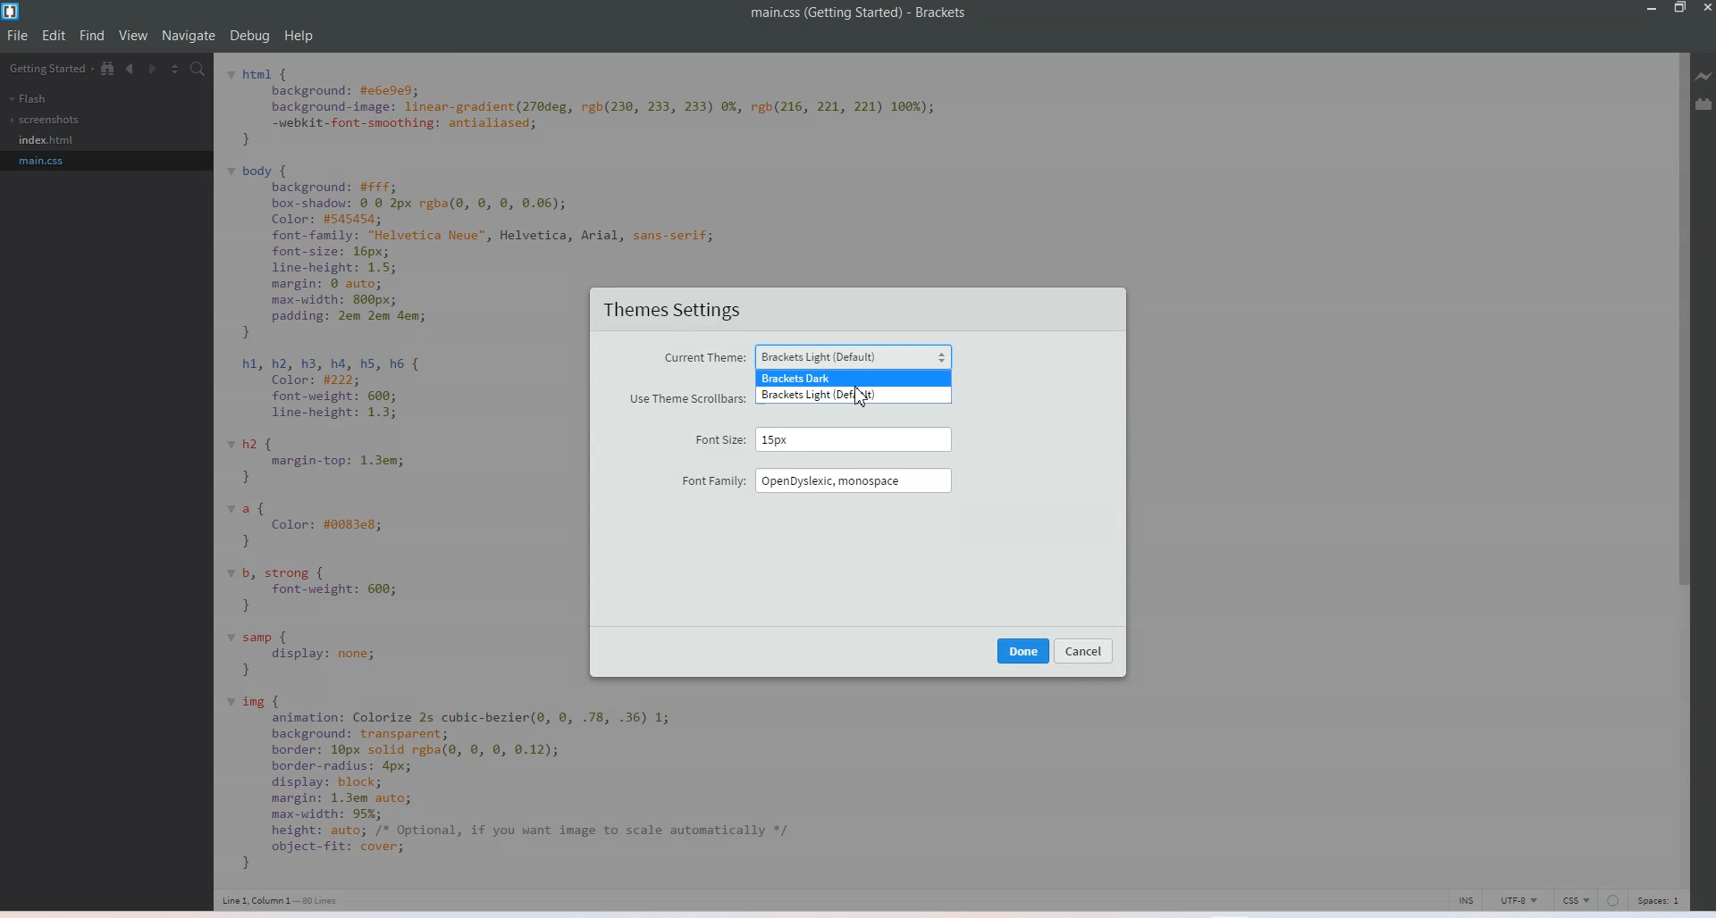 Image resolution: width=1716 pixels, height=918 pixels. Describe the element at coordinates (287, 900) in the screenshot. I see `Text 3 ` at that location.